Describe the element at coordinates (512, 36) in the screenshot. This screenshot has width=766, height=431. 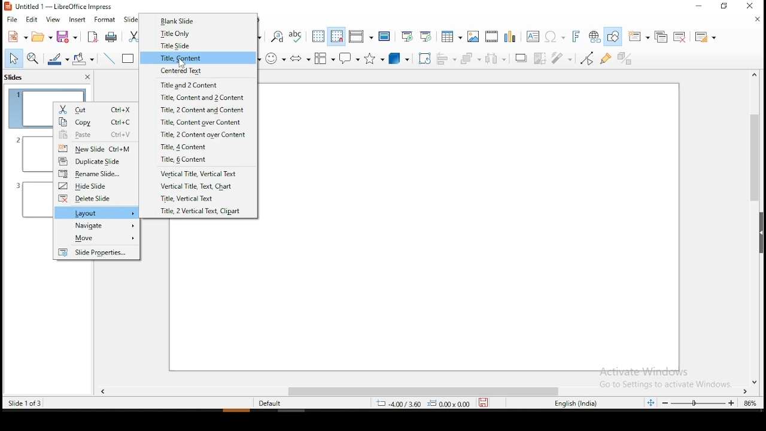
I see `insert chart` at that location.